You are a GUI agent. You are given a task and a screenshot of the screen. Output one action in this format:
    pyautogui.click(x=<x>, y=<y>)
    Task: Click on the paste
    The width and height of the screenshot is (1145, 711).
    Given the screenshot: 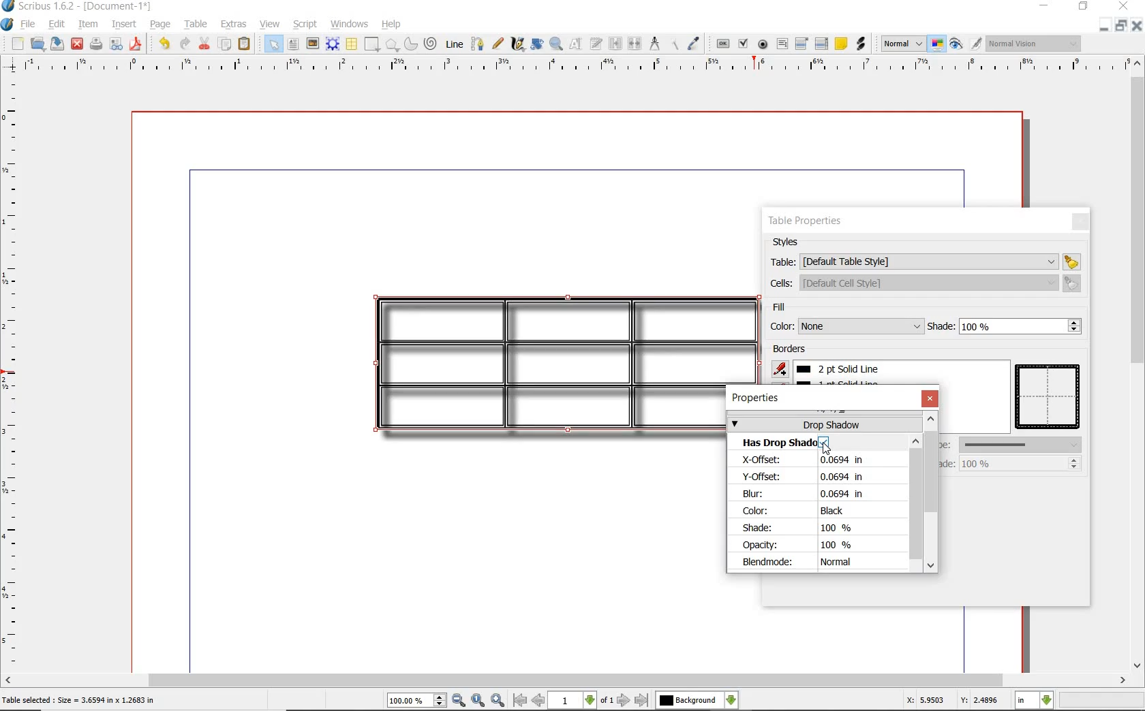 What is the action you would take?
    pyautogui.click(x=245, y=44)
    